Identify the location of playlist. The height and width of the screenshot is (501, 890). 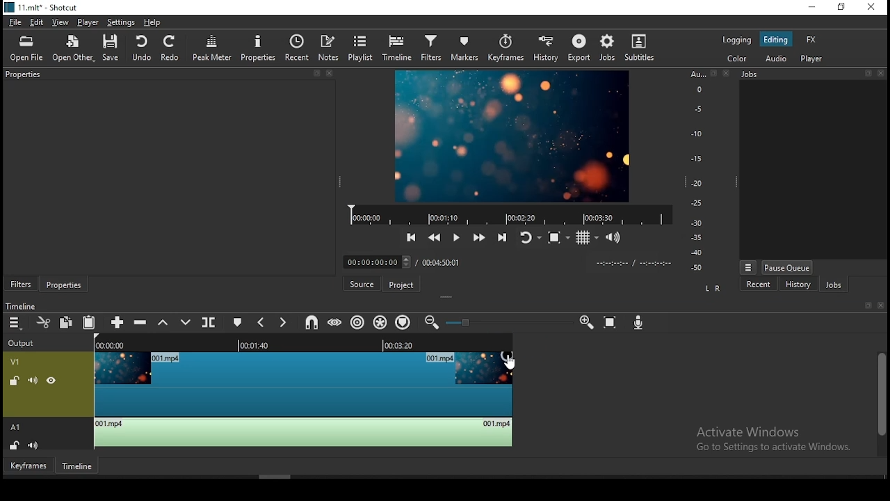
(363, 50).